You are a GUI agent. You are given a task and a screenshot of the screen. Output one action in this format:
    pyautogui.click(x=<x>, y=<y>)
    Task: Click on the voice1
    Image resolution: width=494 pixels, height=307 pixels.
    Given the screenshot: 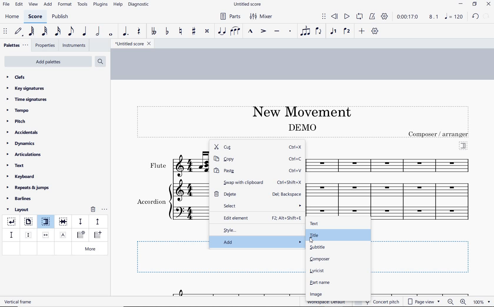 What is the action you would take?
    pyautogui.click(x=334, y=31)
    